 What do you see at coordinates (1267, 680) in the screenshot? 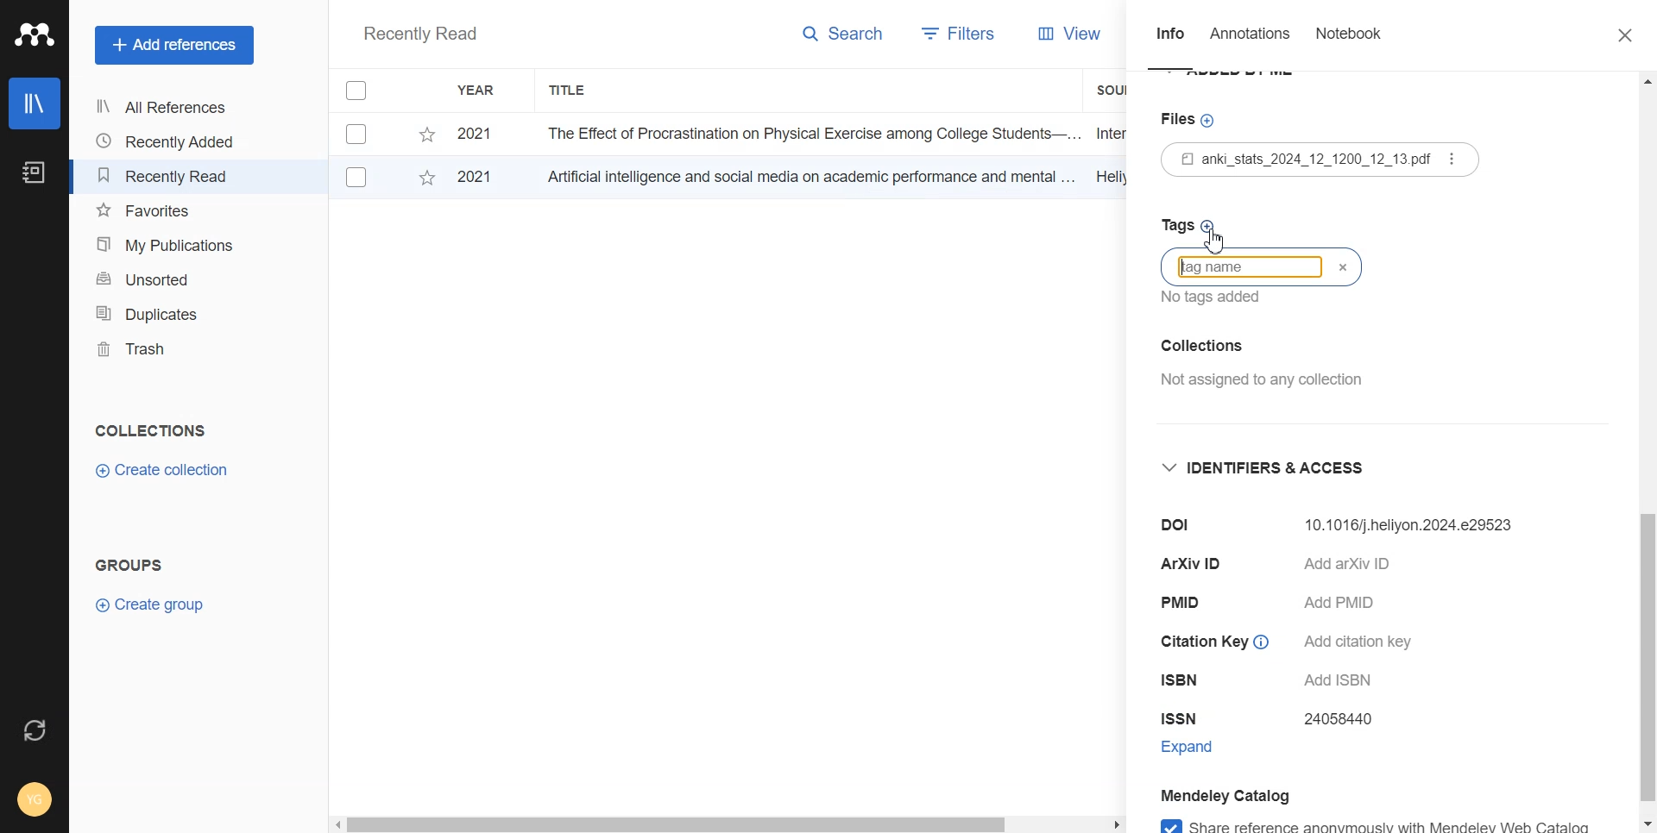
I see `ISBN Add ISBN` at bounding box center [1267, 680].